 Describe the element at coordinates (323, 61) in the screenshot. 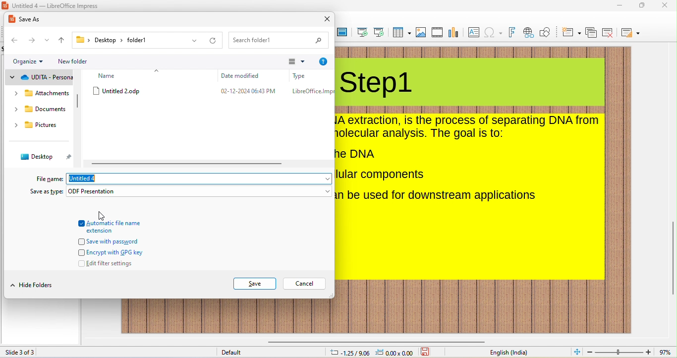

I see `help` at that location.